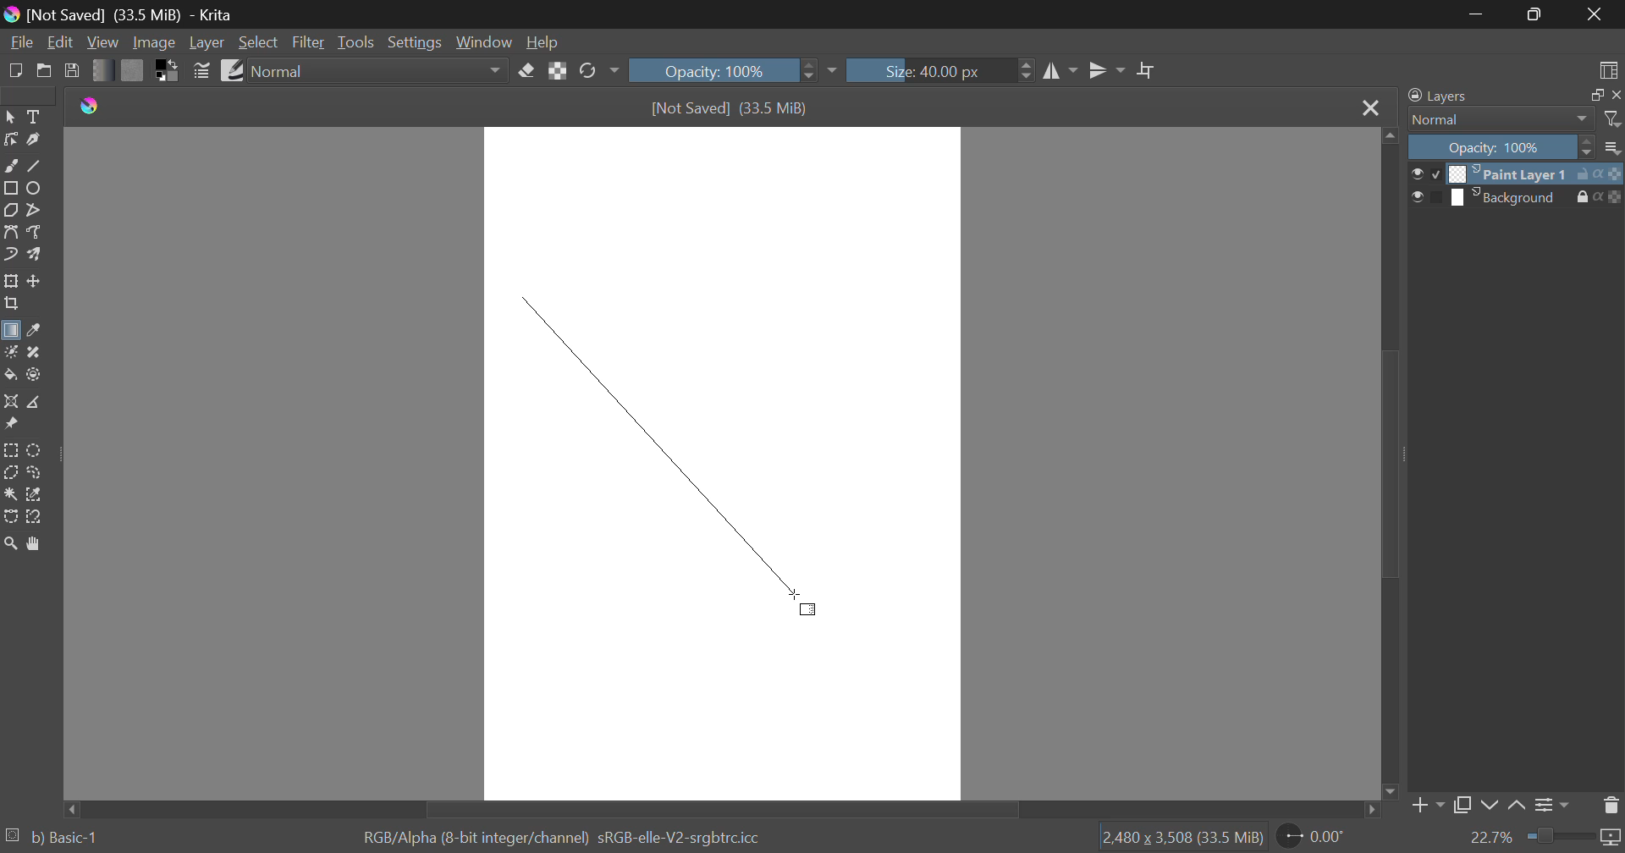  What do you see at coordinates (168, 69) in the screenshot?
I see `Colors in use` at bounding box center [168, 69].